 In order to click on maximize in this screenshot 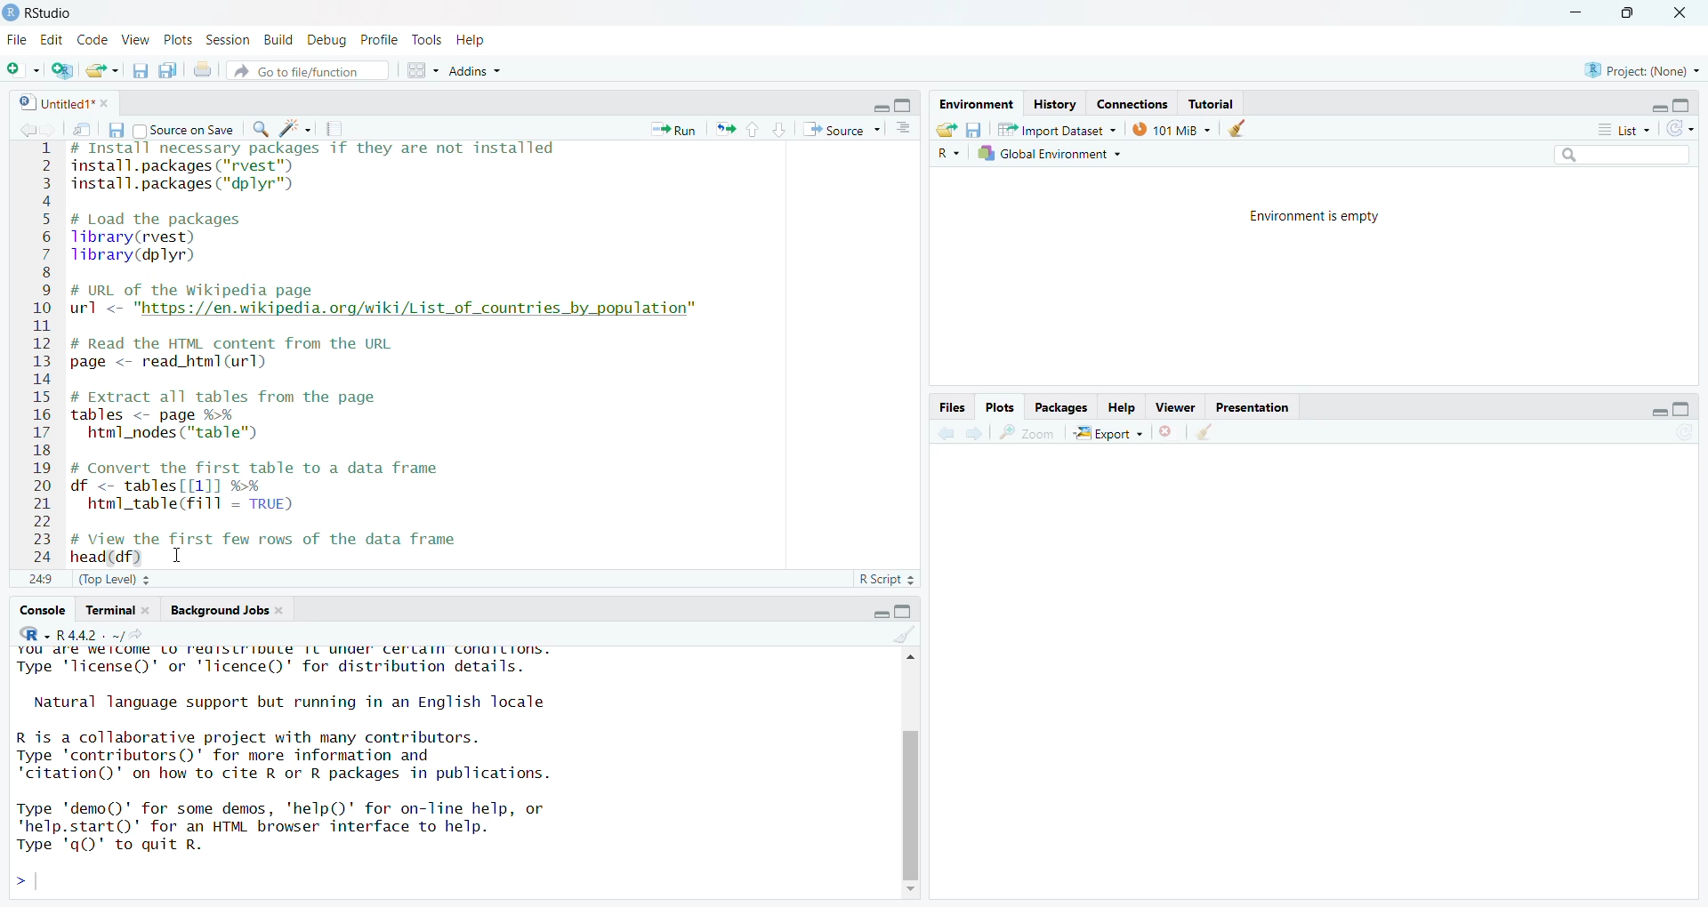, I will do `click(1682, 409)`.